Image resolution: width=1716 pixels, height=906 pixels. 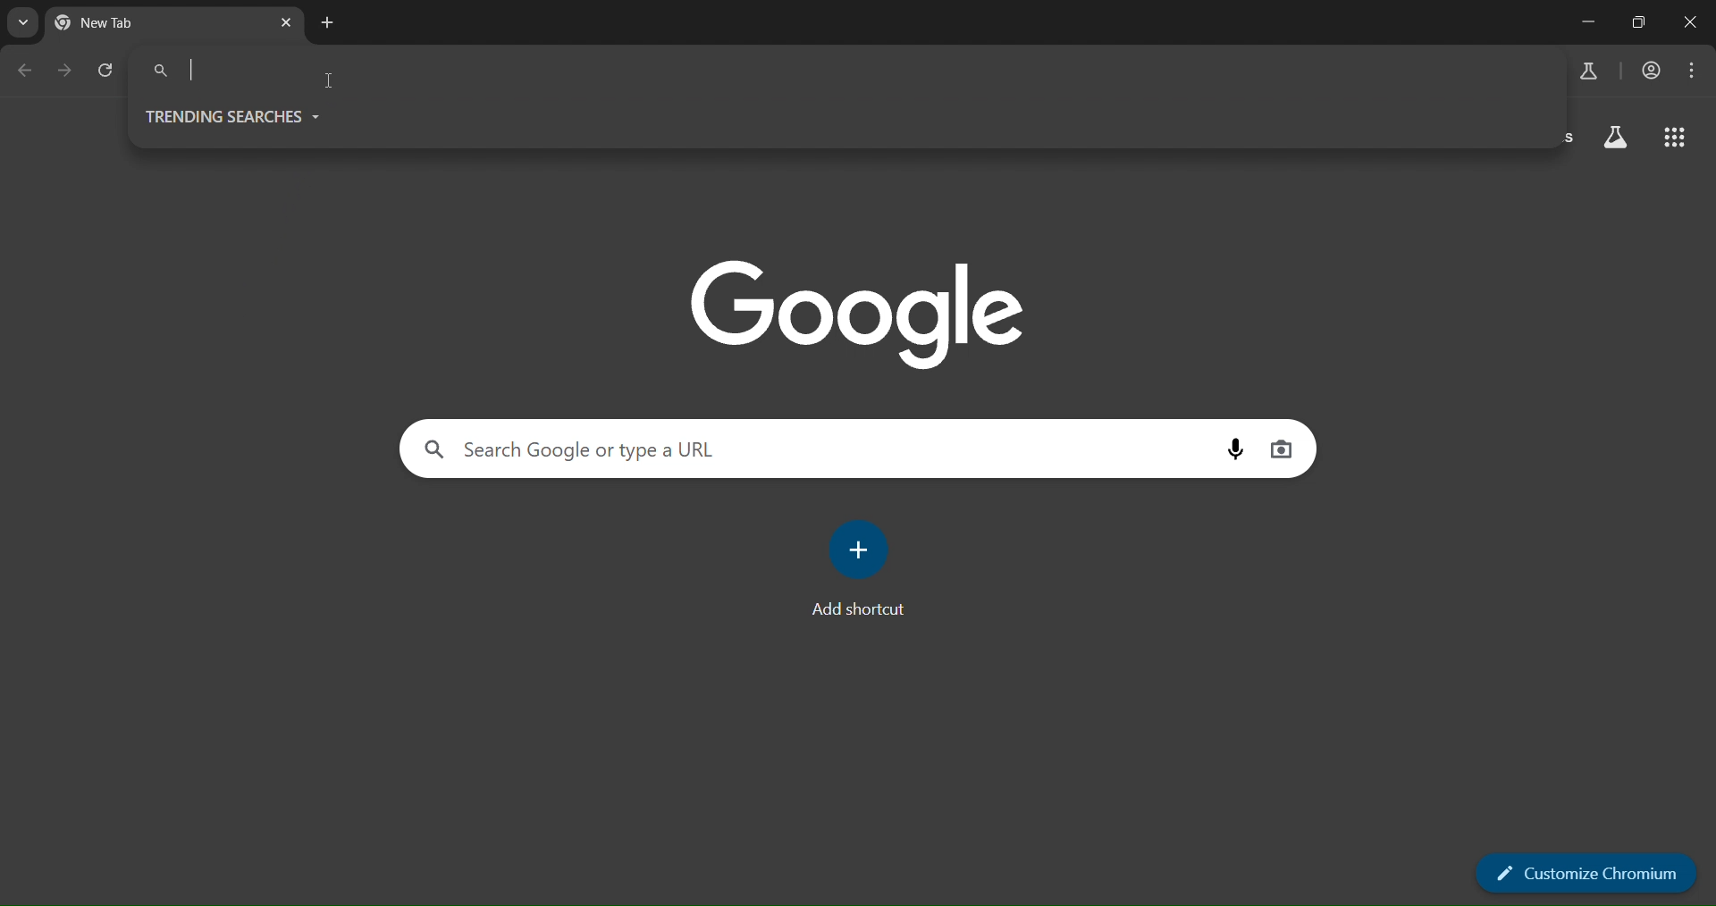 I want to click on cursor, so click(x=329, y=78).